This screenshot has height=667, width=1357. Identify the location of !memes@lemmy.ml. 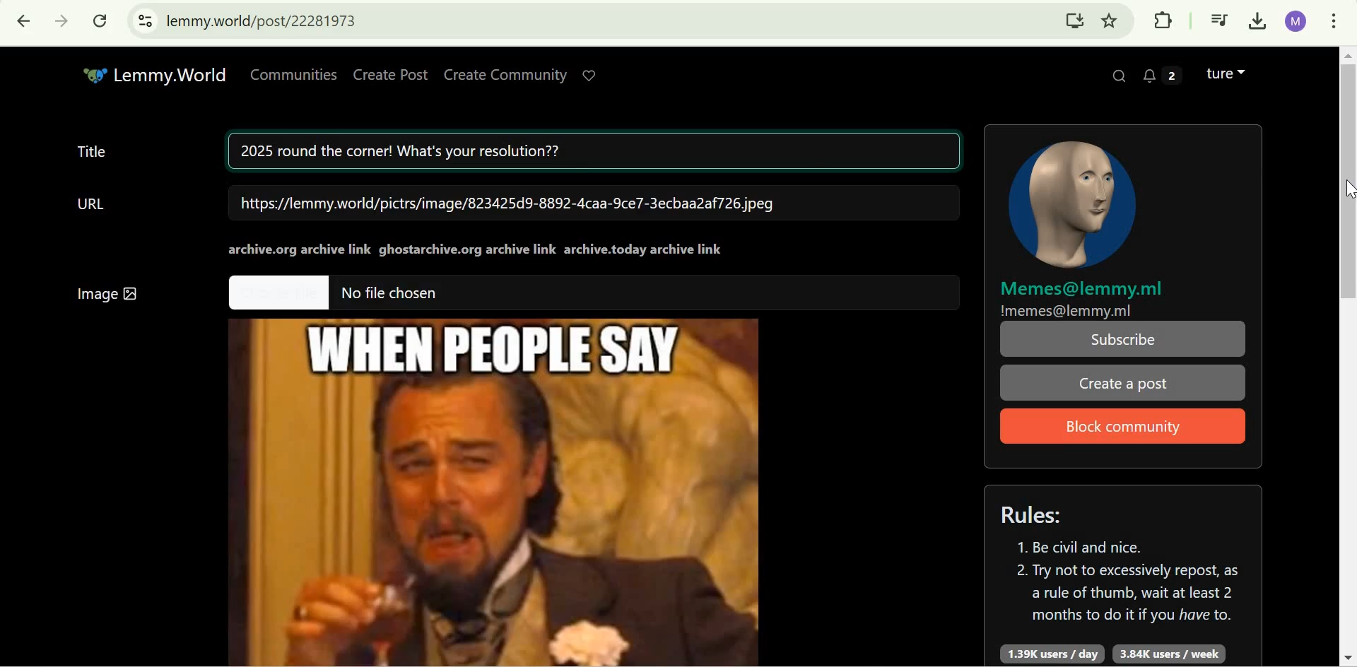
(1067, 311).